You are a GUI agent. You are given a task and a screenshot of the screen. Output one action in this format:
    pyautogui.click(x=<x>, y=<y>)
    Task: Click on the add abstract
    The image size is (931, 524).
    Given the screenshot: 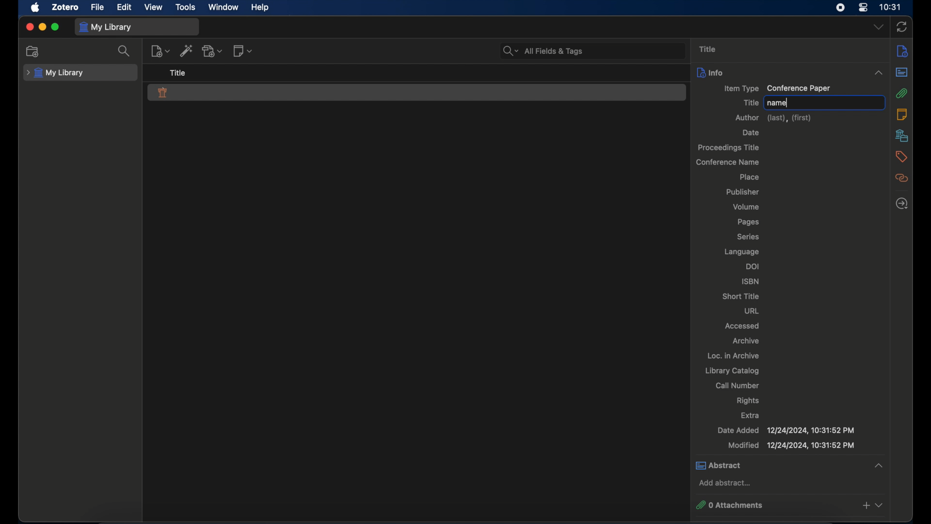 What is the action you would take?
    pyautogui.click(x=726, y=483)
    